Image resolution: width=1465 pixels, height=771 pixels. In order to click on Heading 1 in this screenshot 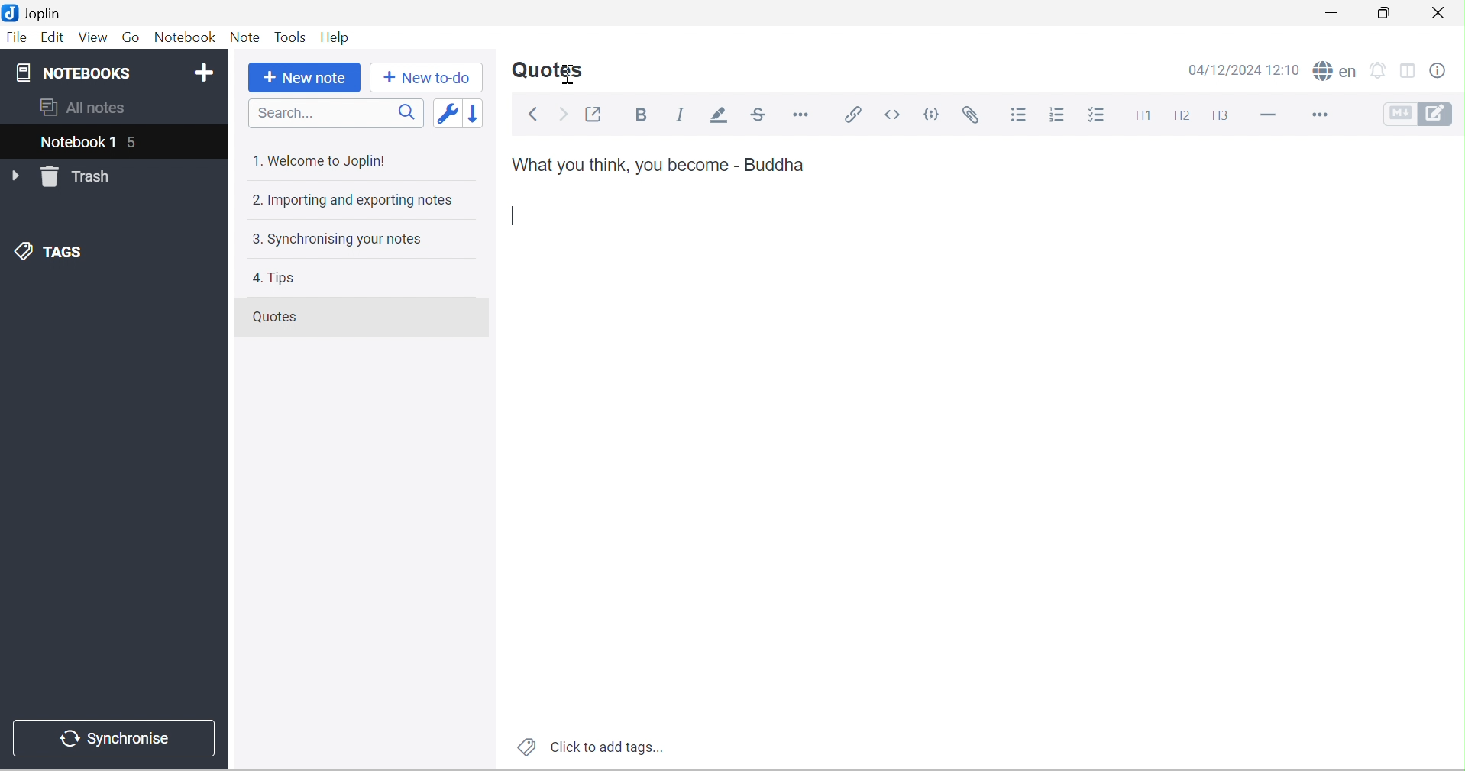, I will do `click(1141, 118)`.